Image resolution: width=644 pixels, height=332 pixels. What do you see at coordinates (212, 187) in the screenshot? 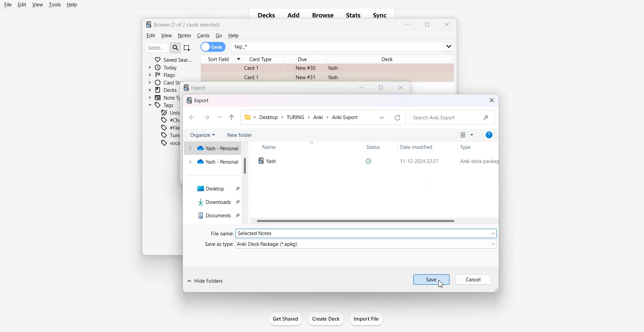
I see `Desktop` at bounding box center [212, 187].